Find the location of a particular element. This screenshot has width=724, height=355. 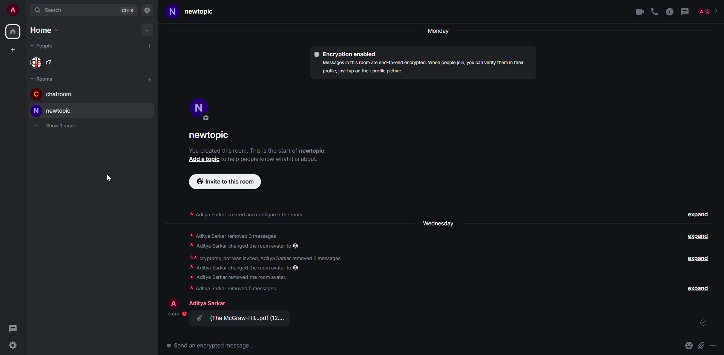

cursor is located at coordinates (109, 178).